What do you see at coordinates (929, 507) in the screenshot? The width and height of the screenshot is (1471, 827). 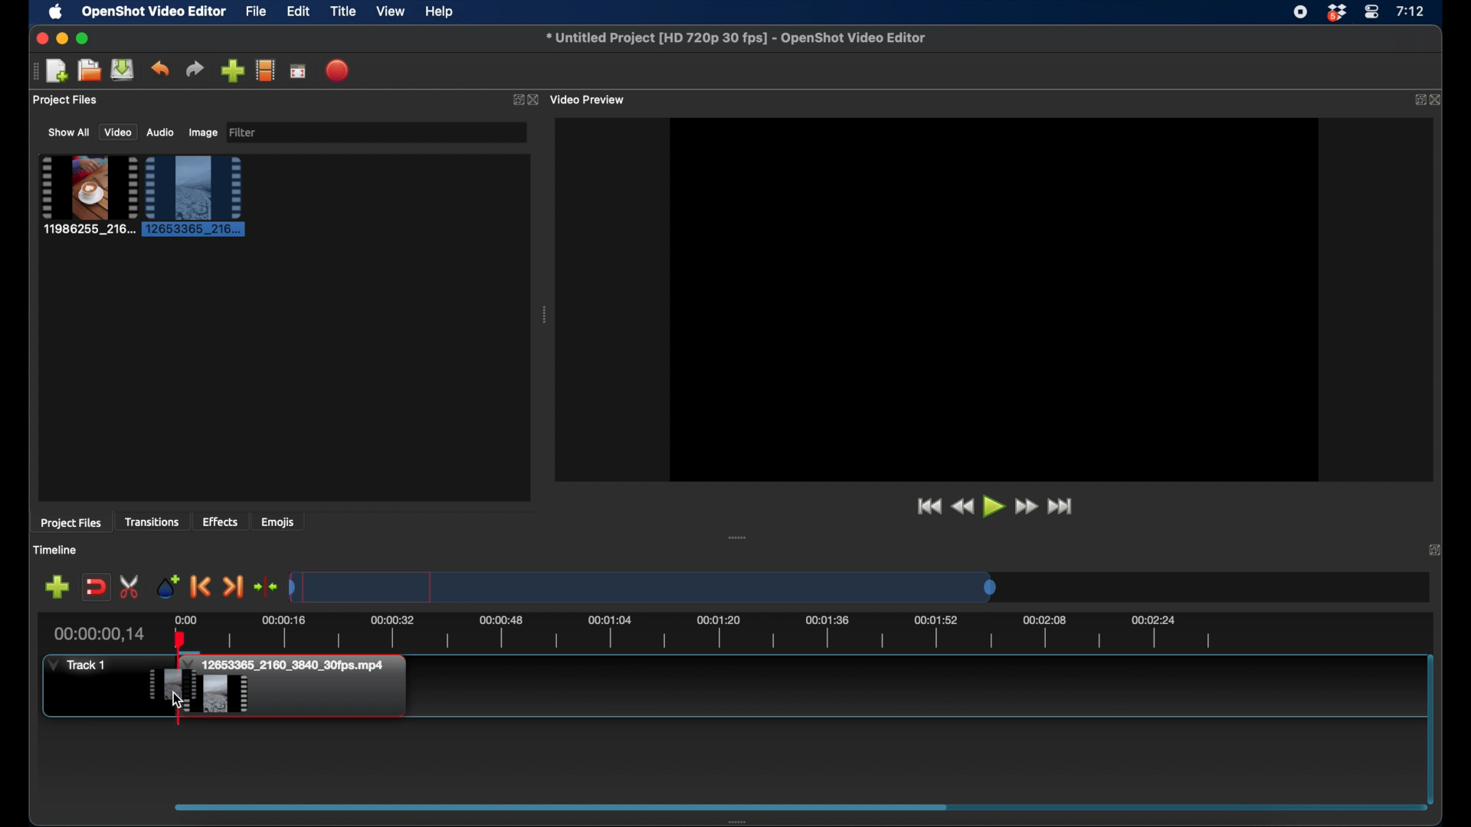 I see `jump to start` at bounding box center [929, 507].